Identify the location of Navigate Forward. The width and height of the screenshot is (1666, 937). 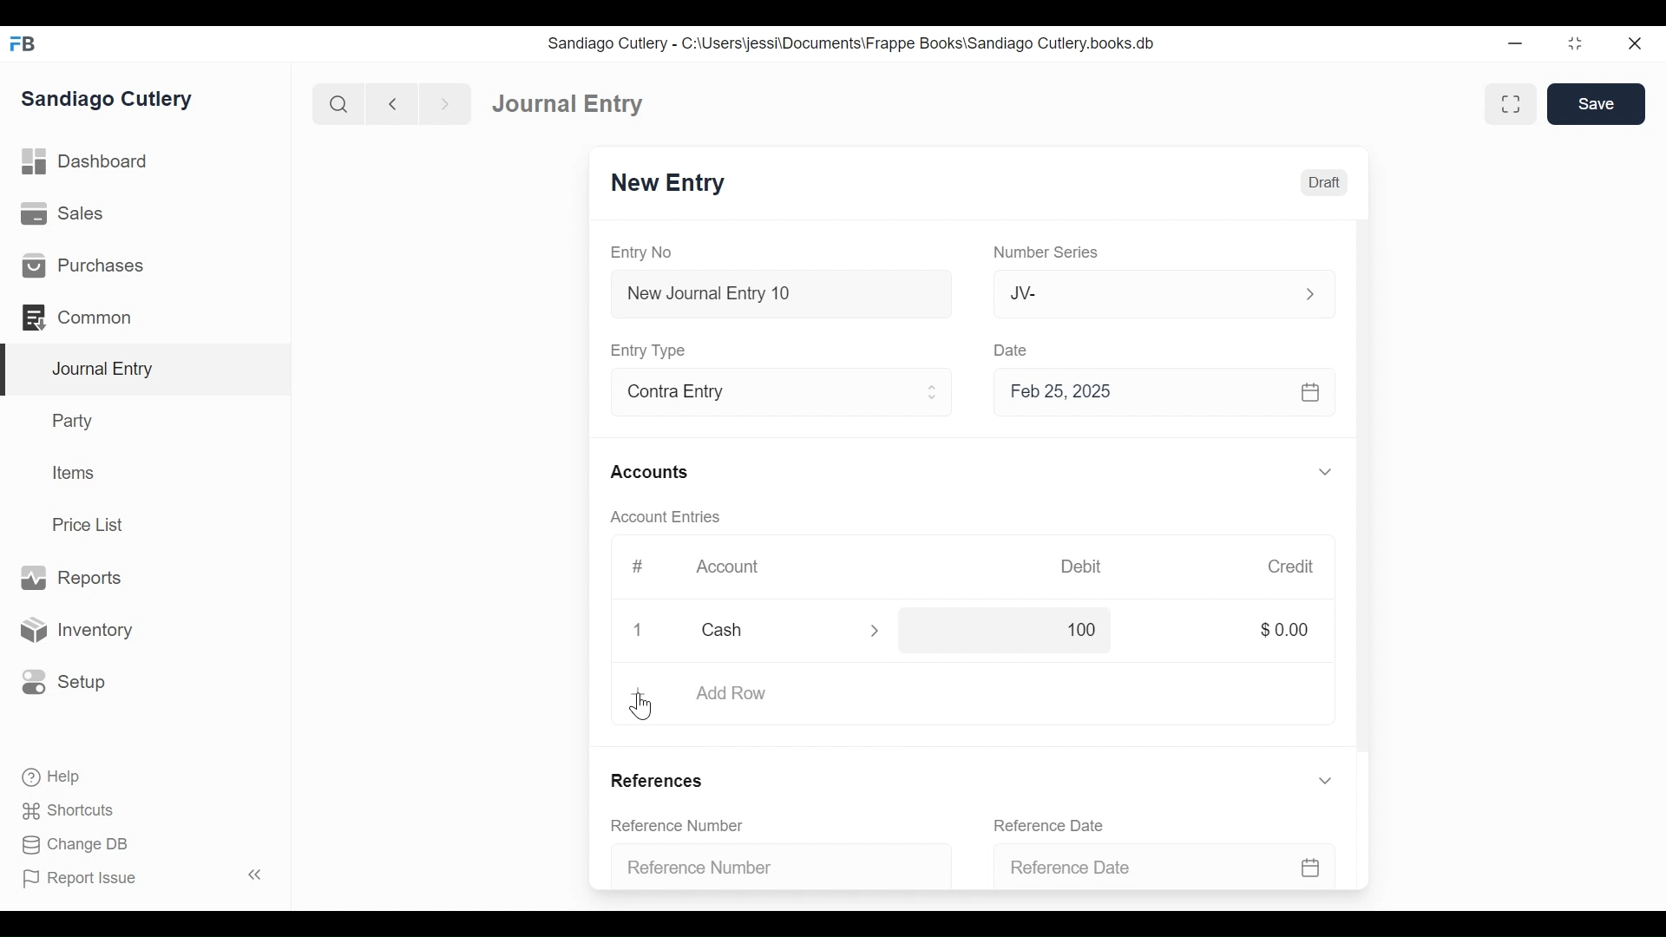
(446, 102).